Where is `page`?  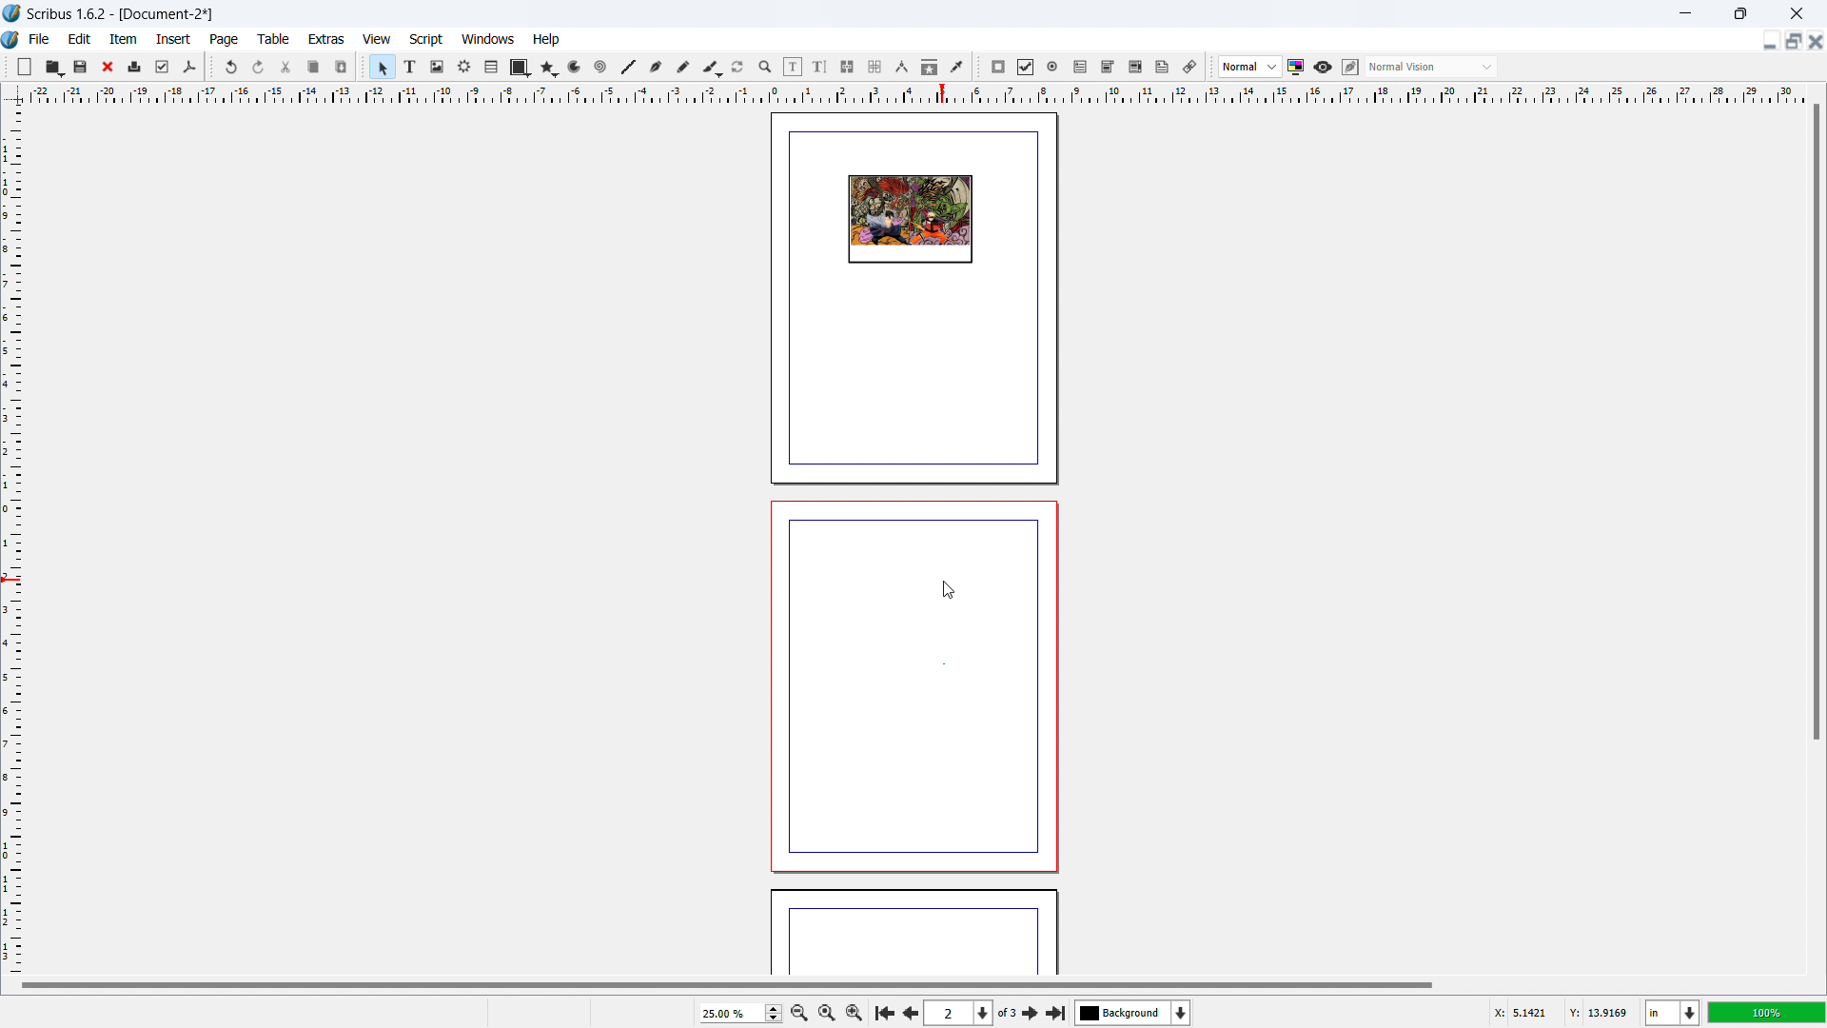
page is located at coordinates (913, 686).